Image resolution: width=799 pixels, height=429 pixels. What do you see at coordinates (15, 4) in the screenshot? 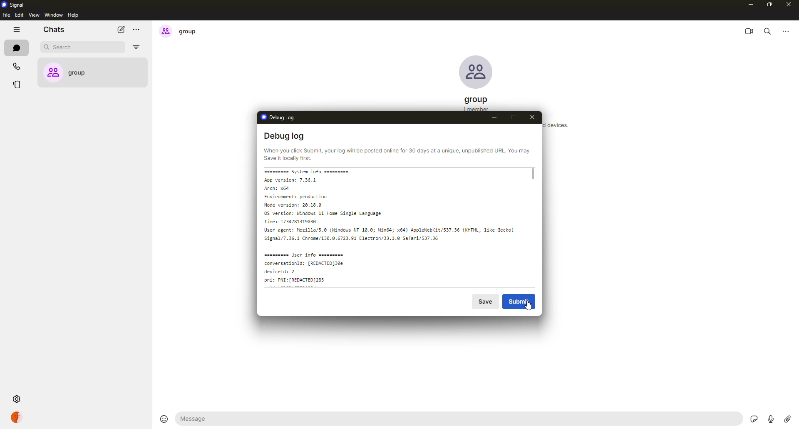
I see `signal` at bounding box center [15, 4].